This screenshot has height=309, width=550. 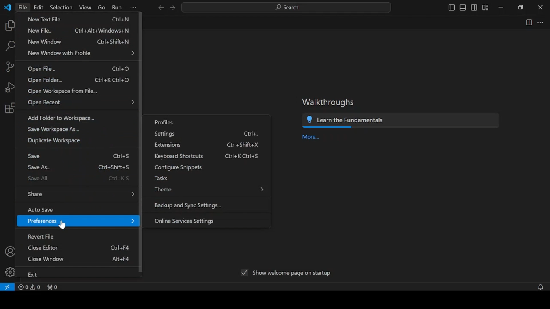 I want to click on backup and sync settings, so click(x=188, y=206).